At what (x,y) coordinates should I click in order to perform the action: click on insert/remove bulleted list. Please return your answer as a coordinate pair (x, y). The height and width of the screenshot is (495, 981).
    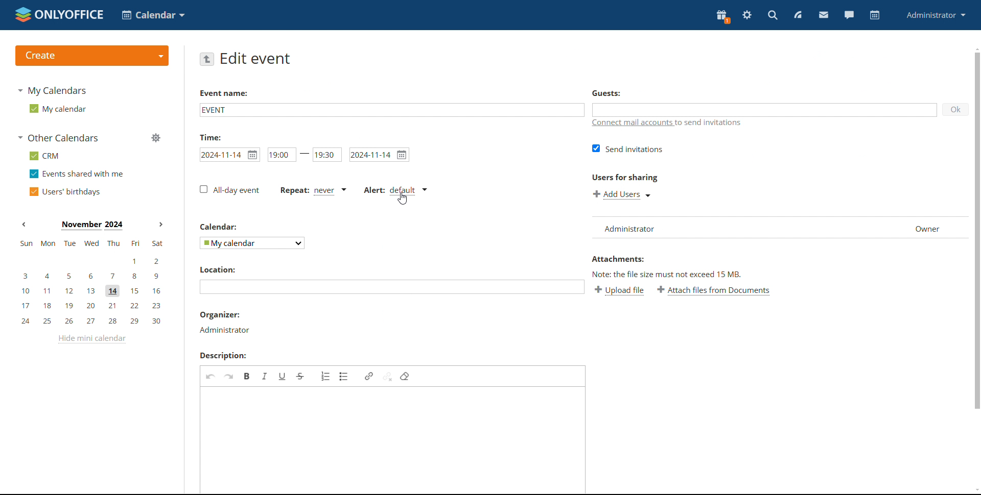
    Looking at the image, I should click on (344, 376).